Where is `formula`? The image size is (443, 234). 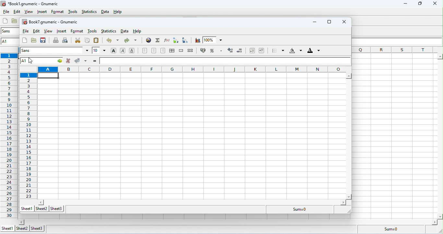 formula is located at coordinates (390, 228).